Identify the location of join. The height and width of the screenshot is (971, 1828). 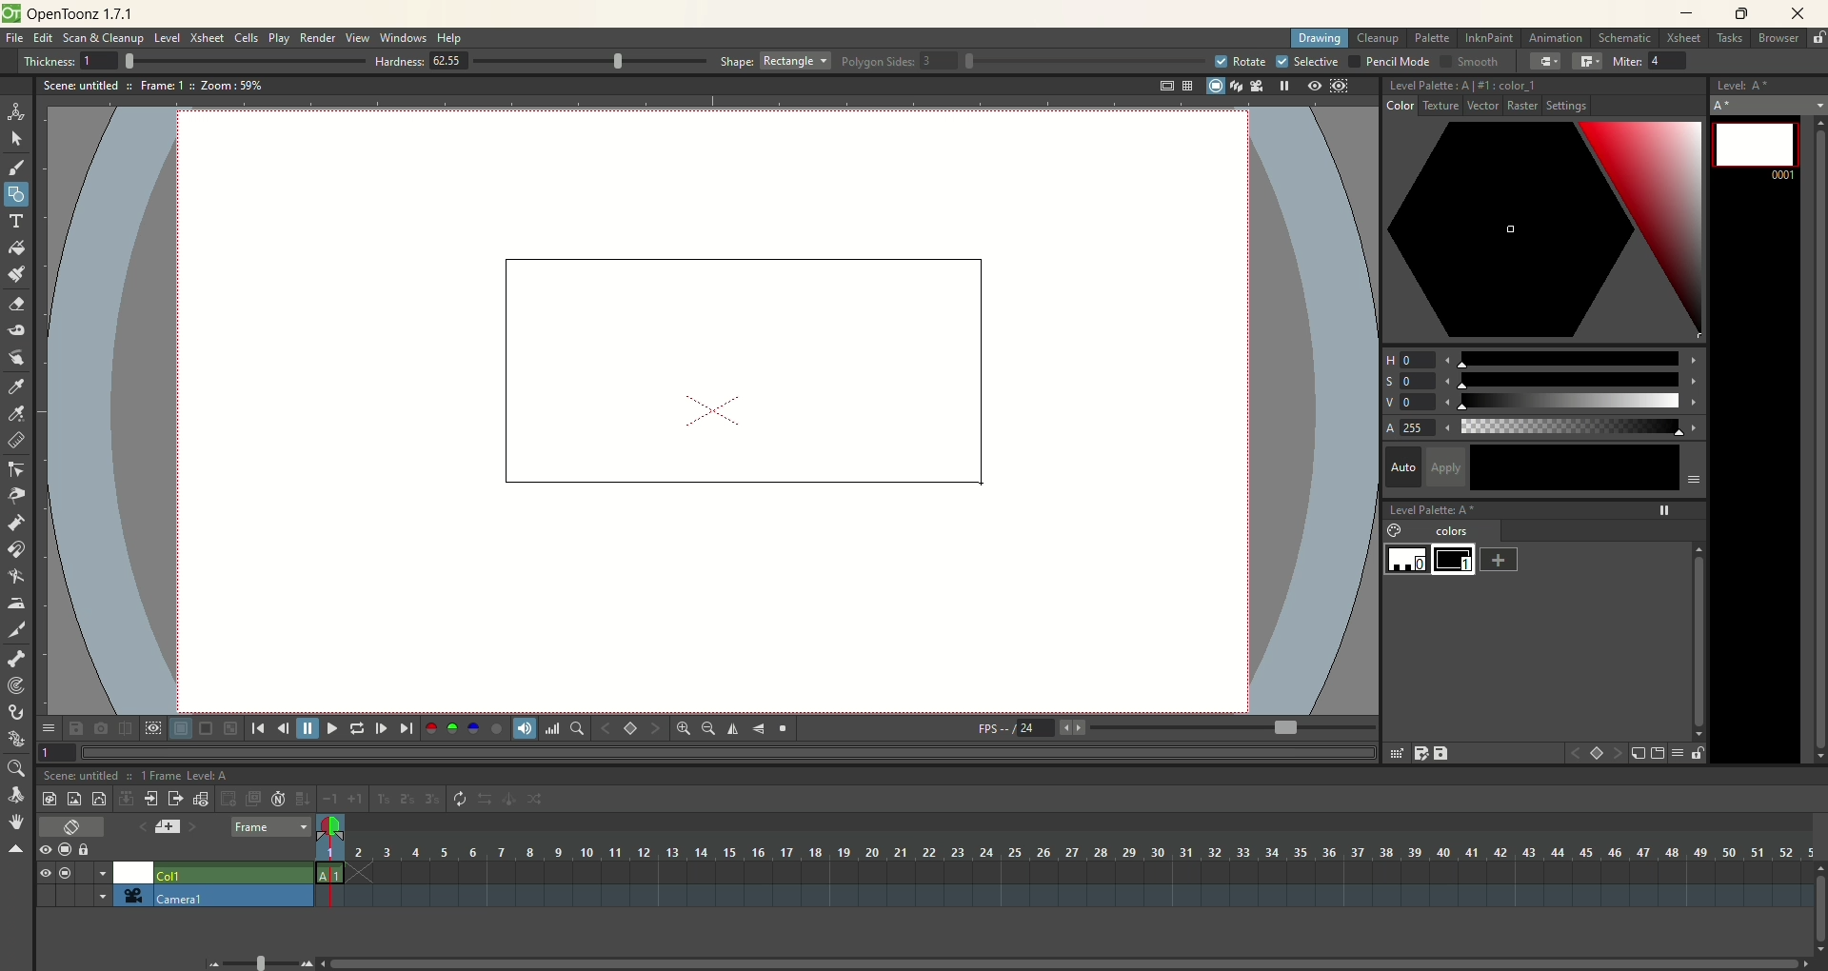
(1587, 62).